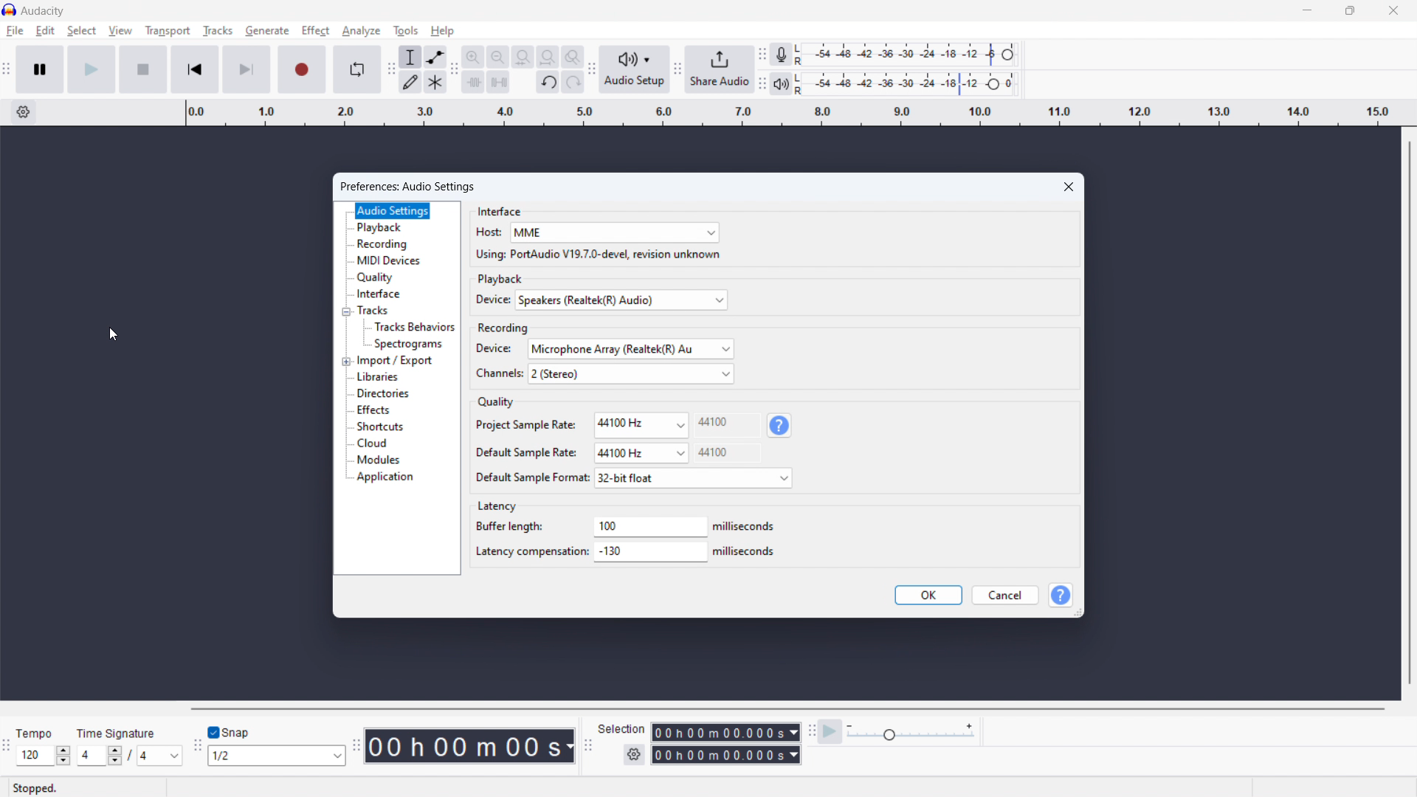 This screenshot has width=1417, height=797. Describe the element at coordinates (1350, 12) in the screenshot. I see `maximize` at that location.